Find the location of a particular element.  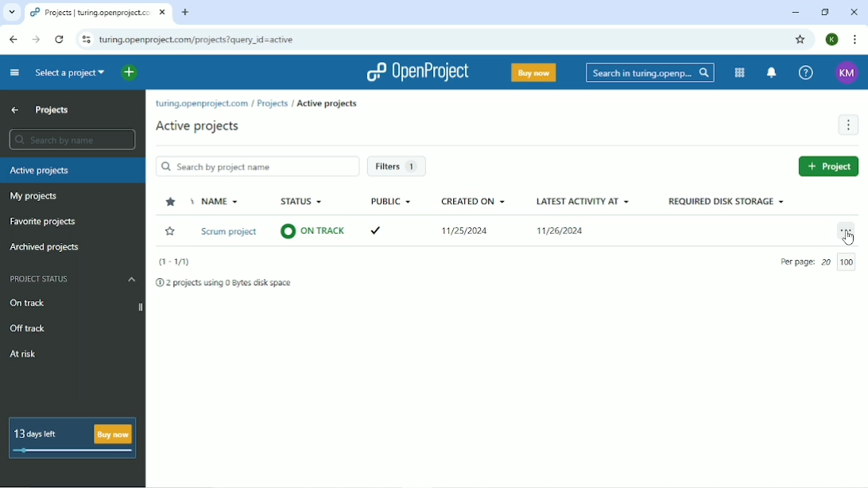

More is located at coordinates (847, 125).